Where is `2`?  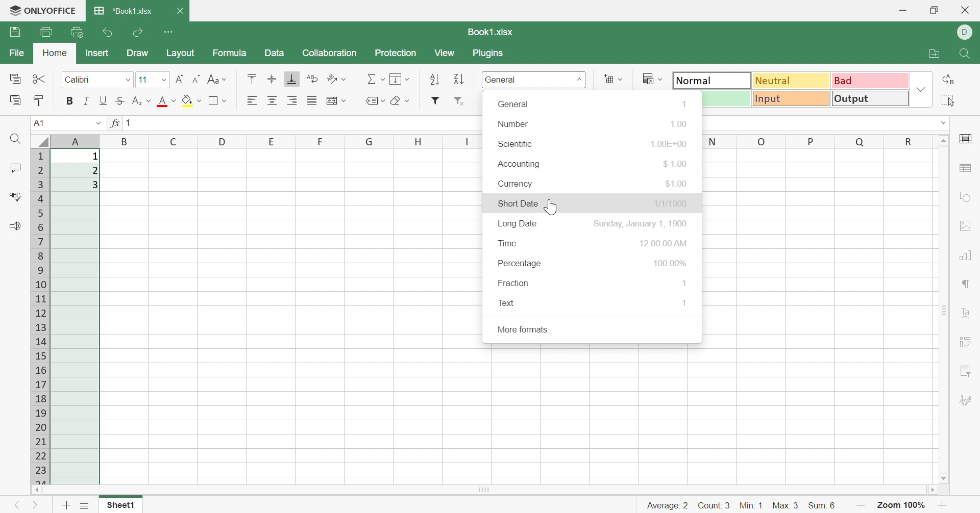
2 is located at coordinates (93, 171).